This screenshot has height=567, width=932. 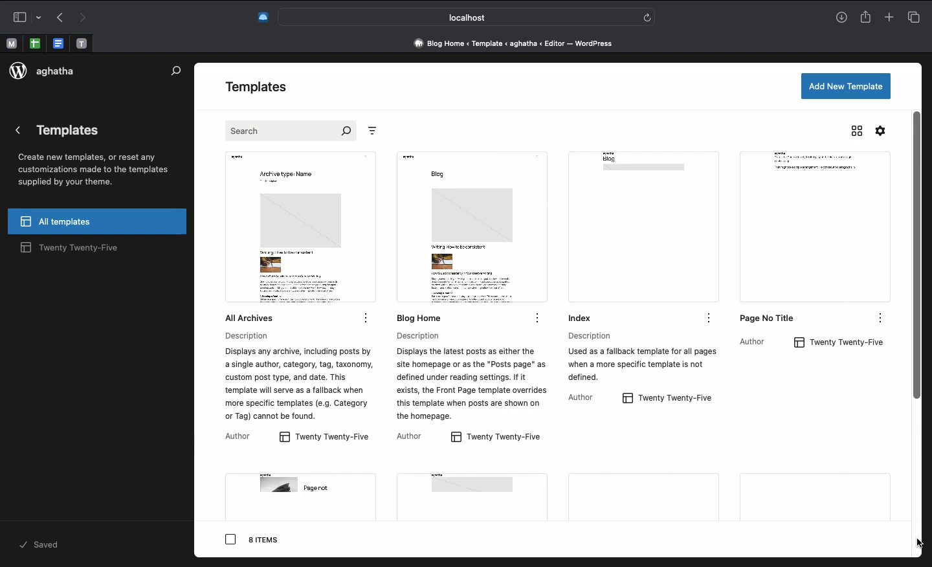 What do you see at coordinates (812, 240) in the screenshot?
I see `page no title` at bounding box center [812, 240].